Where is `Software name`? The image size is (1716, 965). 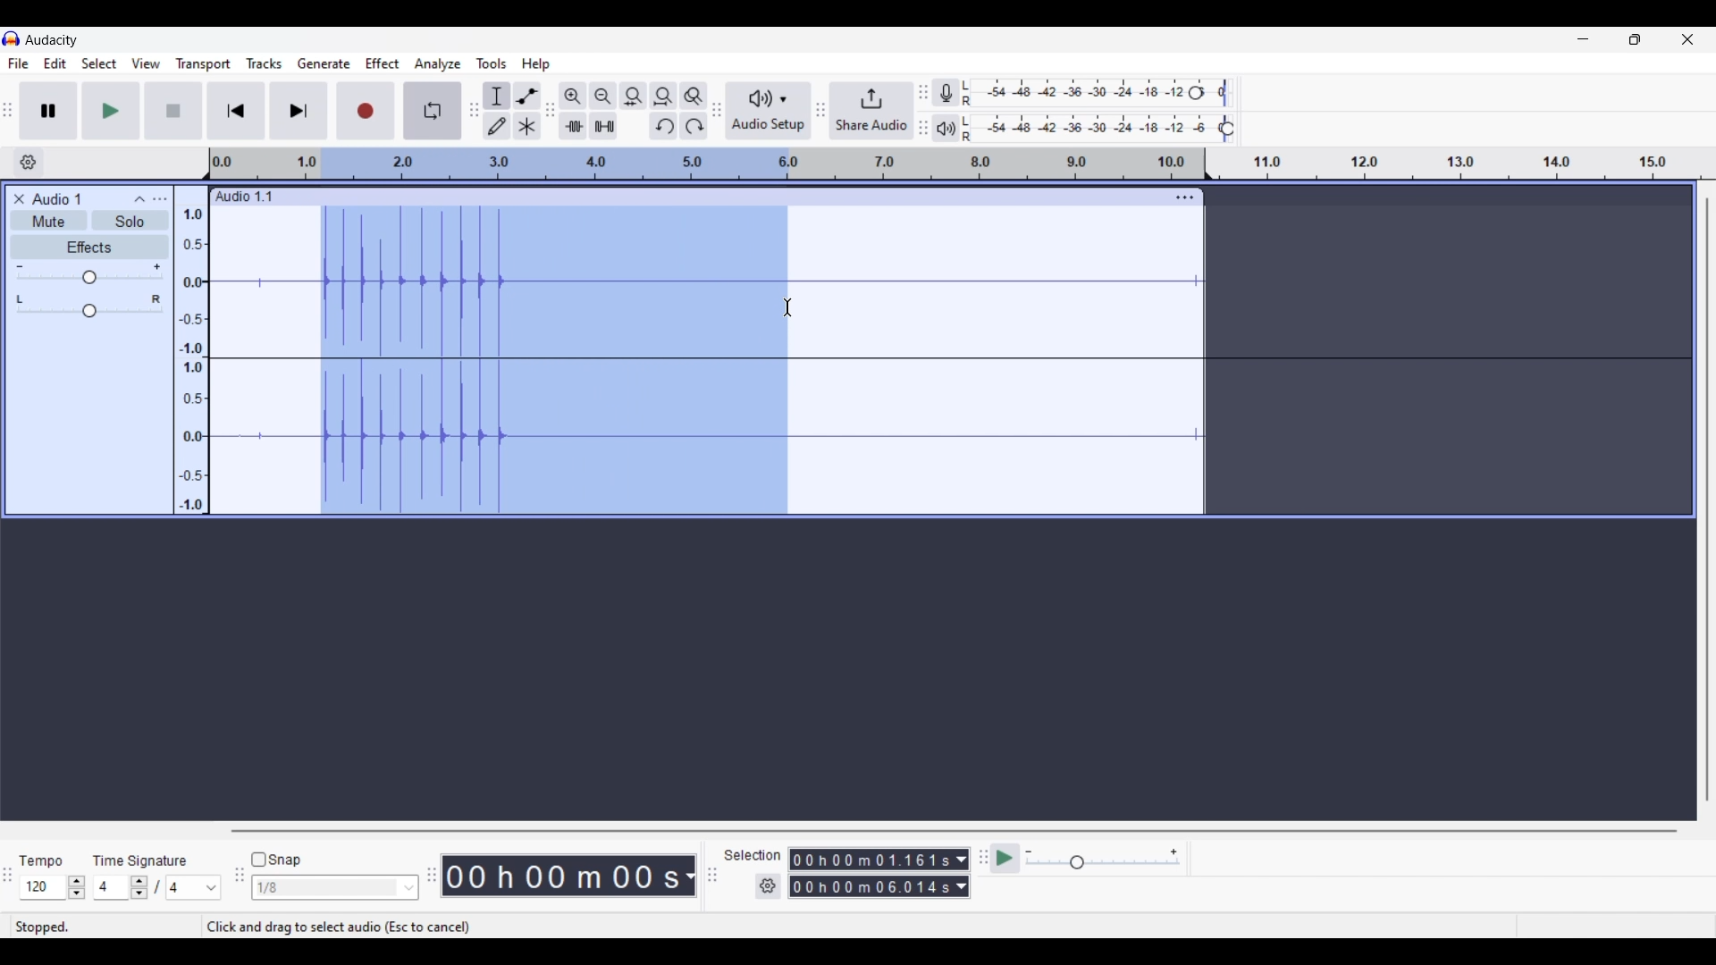 Software name is located at coordinates (53, 40).